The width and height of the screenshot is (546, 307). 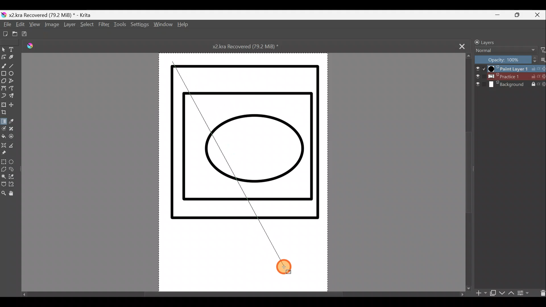 What do you see at coordinates (51, 26) in the screenshot?
I see `Image` at bounding box center [51, 26].